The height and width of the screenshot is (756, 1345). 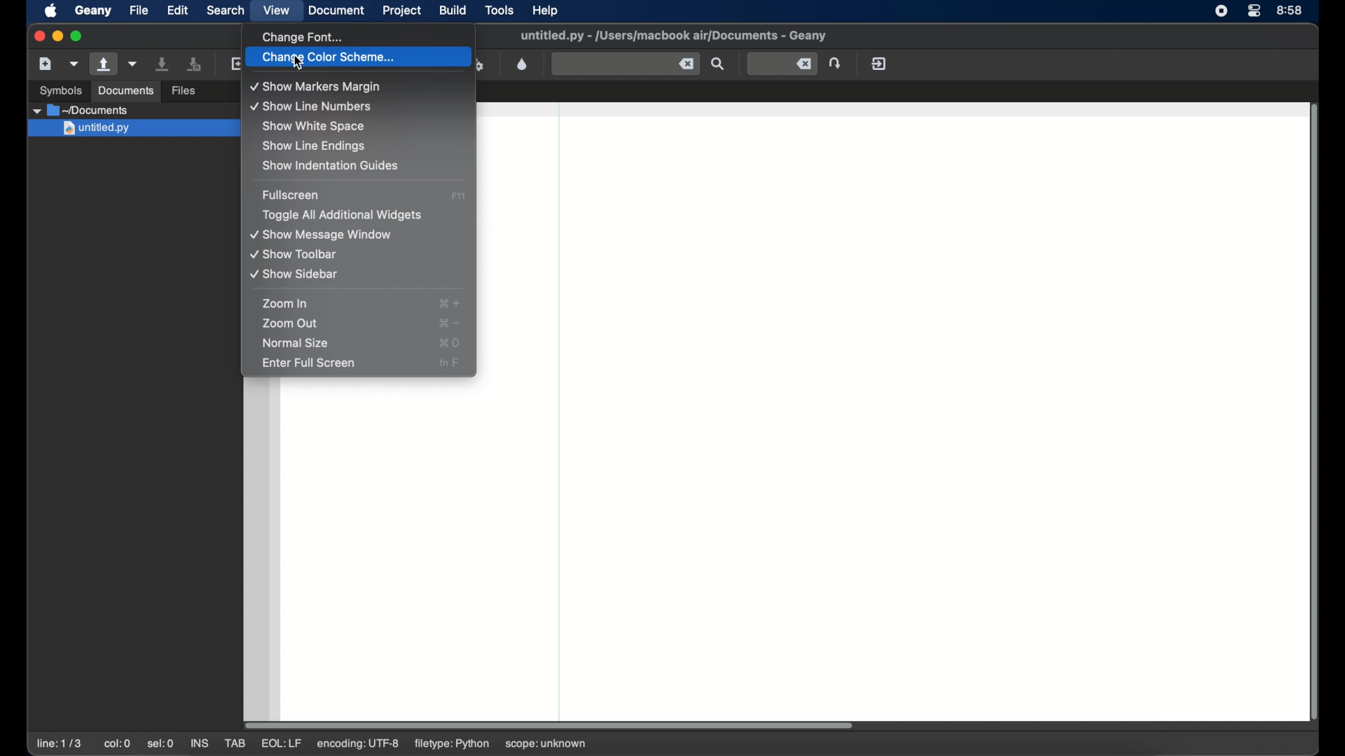 I want to click on file, so click(x=138, y=10).